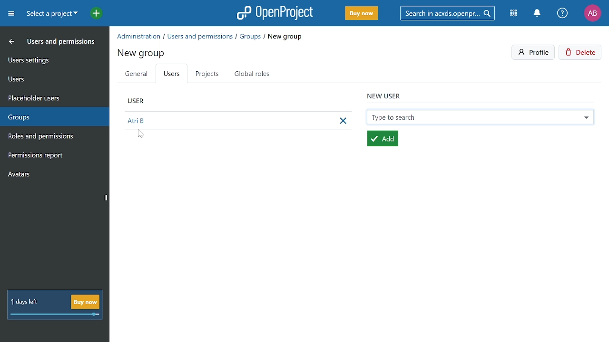  I want to click on Groups, so click(52, 115).